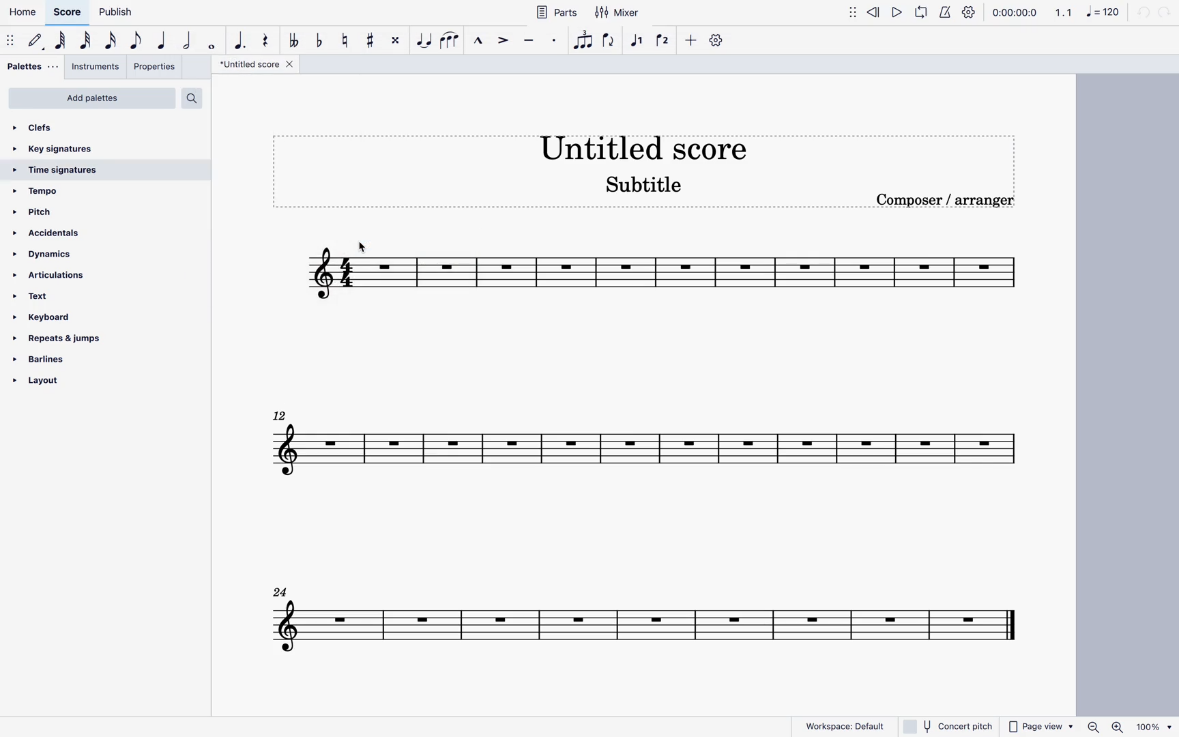 This screenshot has height=737, width=1179. Describe the element at coordinates (60, 149) in the screenshot. I see `key signatures` at that location.